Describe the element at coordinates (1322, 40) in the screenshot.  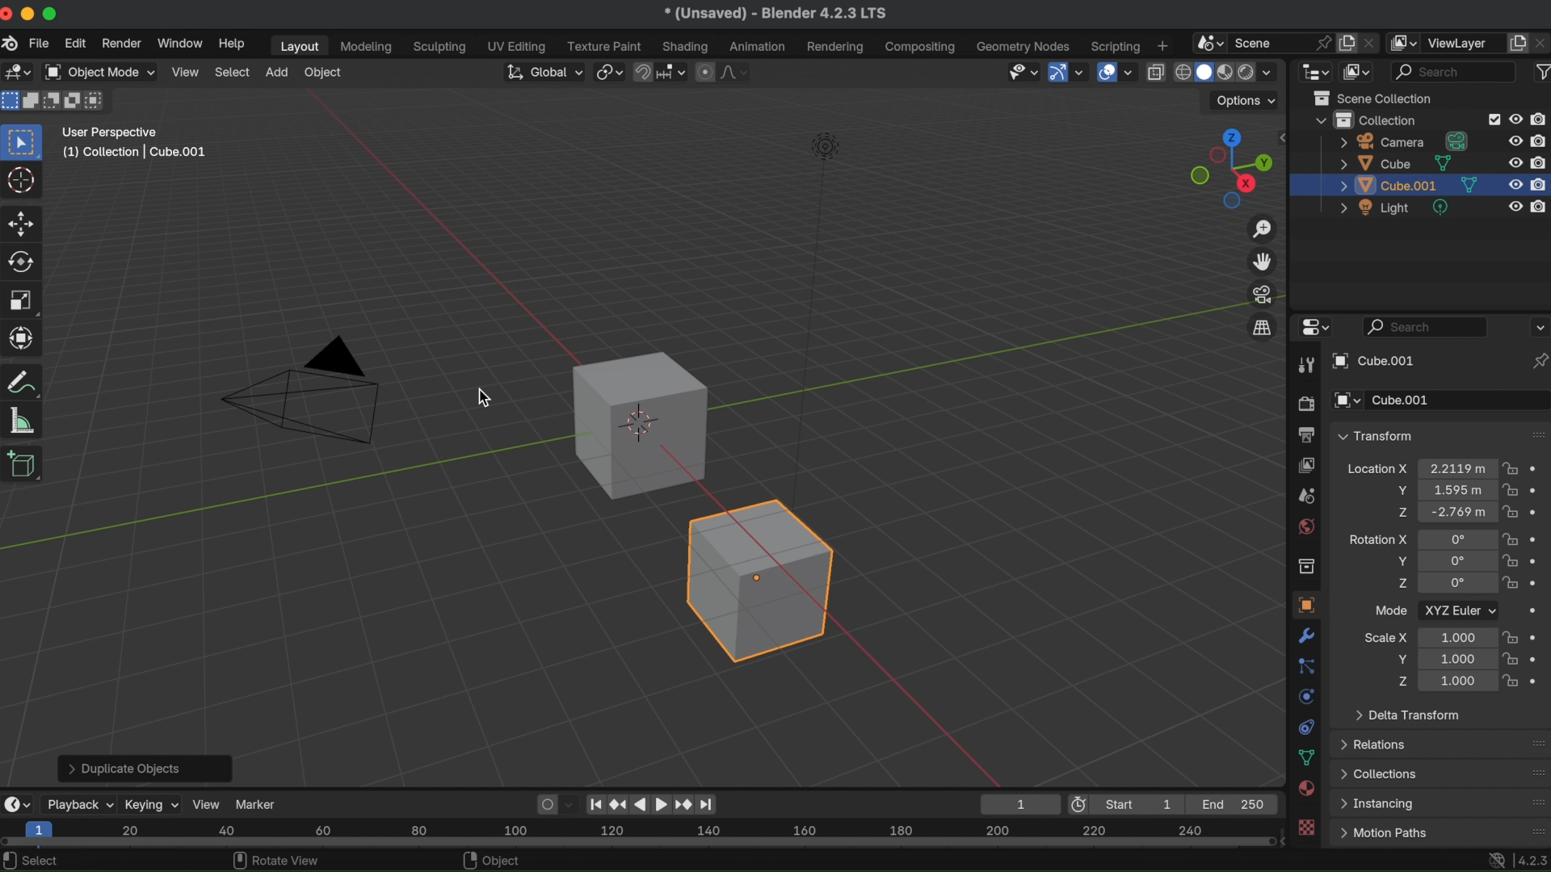
I see `pin scene to workspace` at that location.